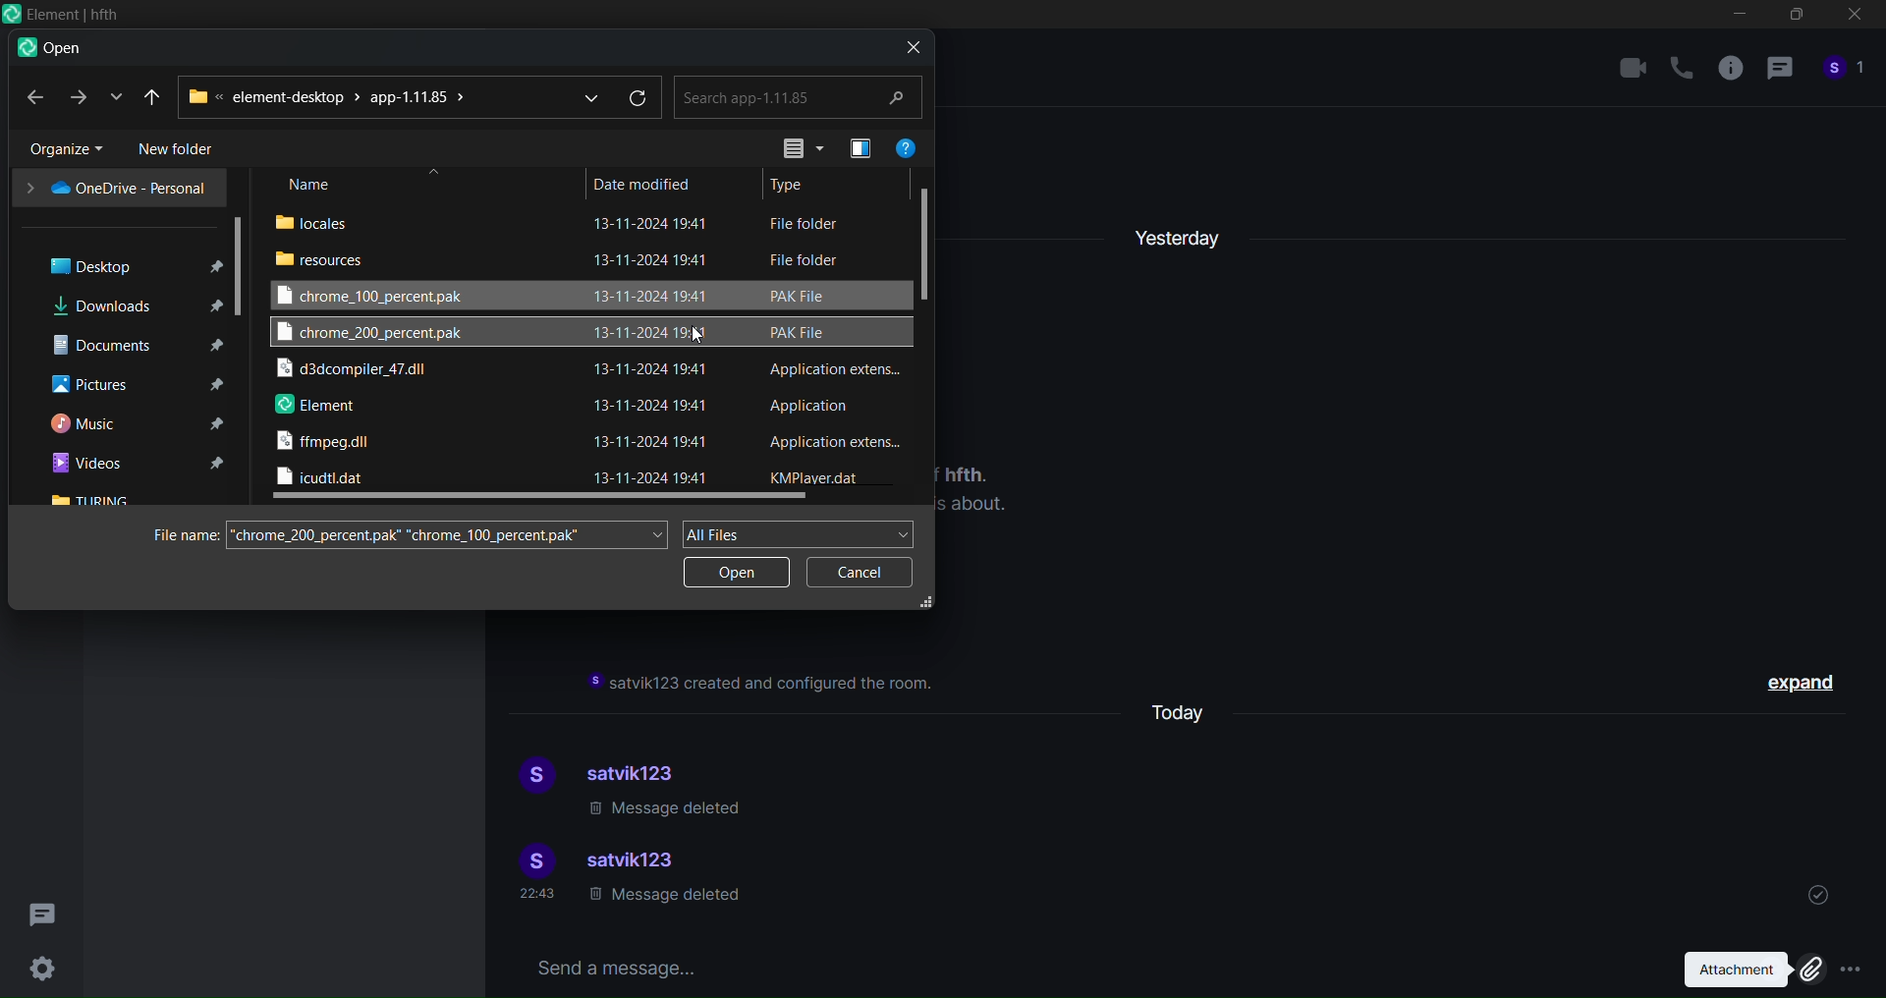 The image size is (1886, 998). Describe the element at coordinates (94, 500) in the screenshot. I see `turing folder` at that location.